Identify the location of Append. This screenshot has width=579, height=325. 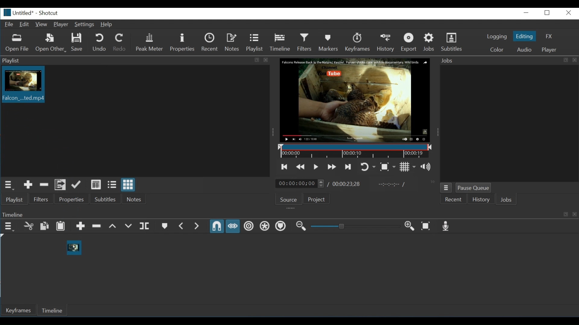
(81, 226).